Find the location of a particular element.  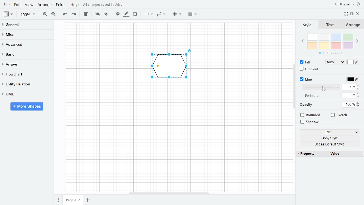

Edit is located at coordinates (17, 5).